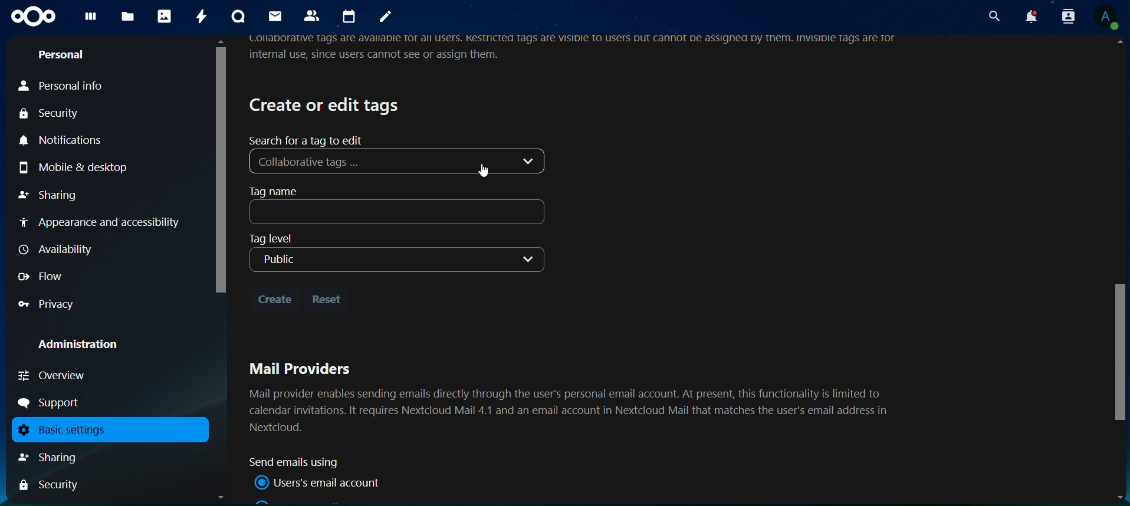  What do you see at coordinates (53, 375) in the screenshot?
I see `overview` at bounding box center [53, 375].